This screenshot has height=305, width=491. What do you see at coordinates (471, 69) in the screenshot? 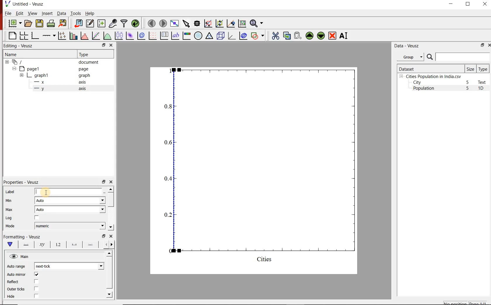
I see `Size` at bounding box center [471, 69].